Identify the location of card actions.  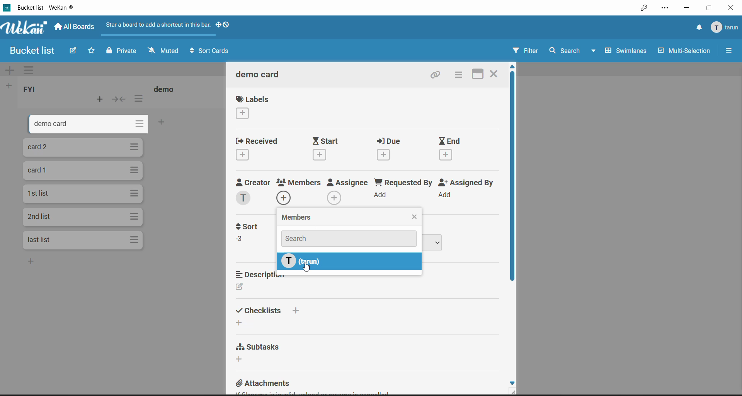
(461, 74).